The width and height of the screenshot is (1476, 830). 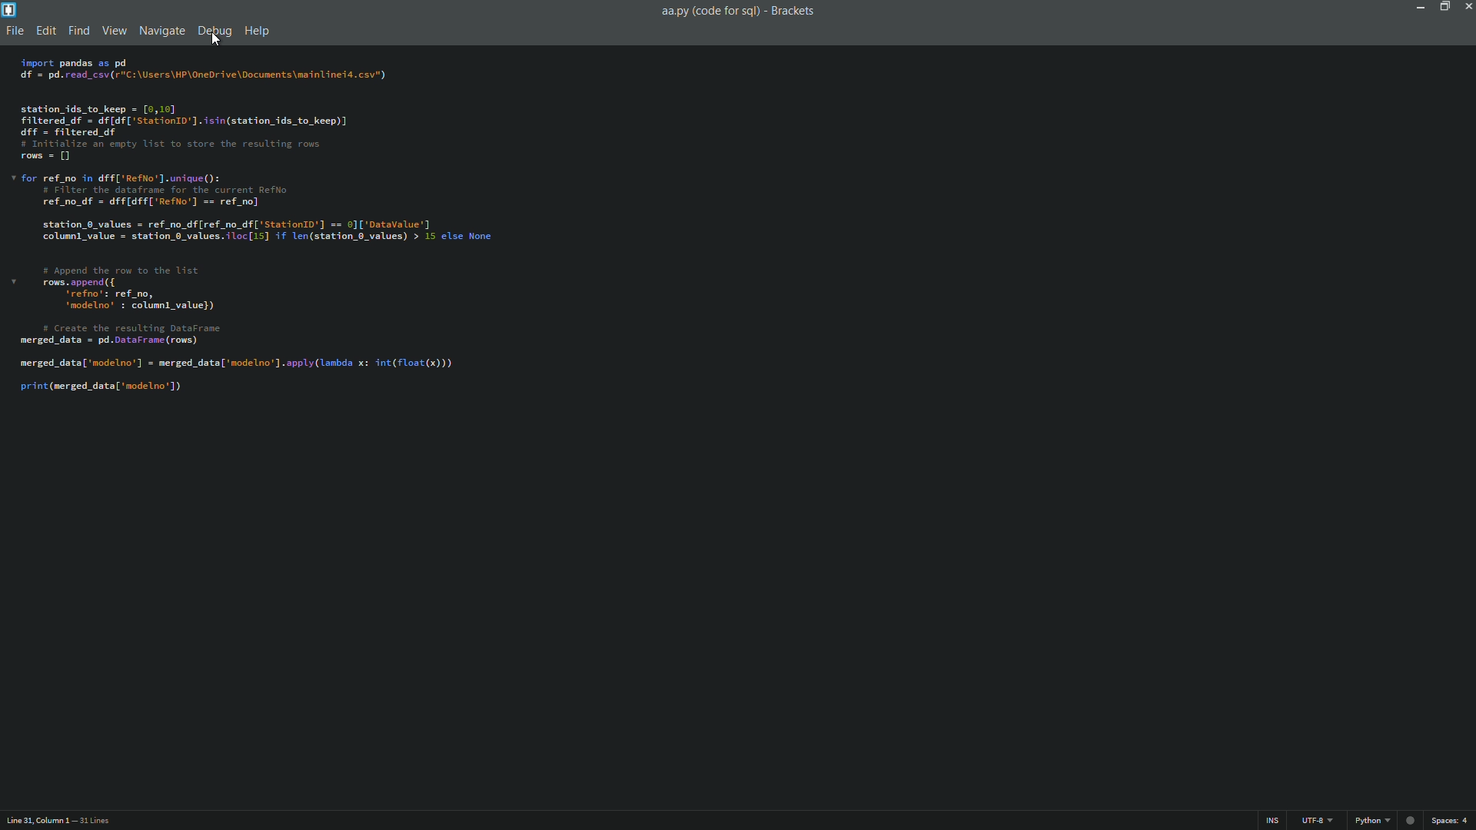 What do you see at coordinates (1452, 821) in the screenshot?
I see `space` at bounding box center [1452, 821].